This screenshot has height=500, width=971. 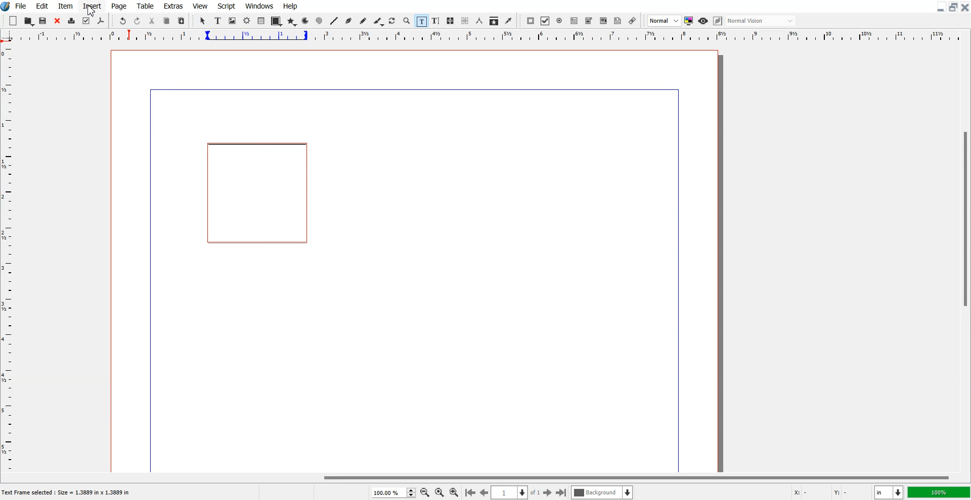 I want to click on Zoom to 100%, so click(x=439, y=493).